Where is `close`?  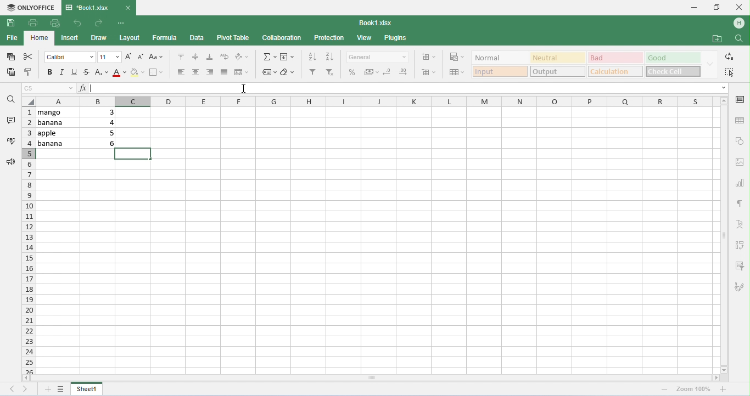
close is located at coordinates (128, 8).